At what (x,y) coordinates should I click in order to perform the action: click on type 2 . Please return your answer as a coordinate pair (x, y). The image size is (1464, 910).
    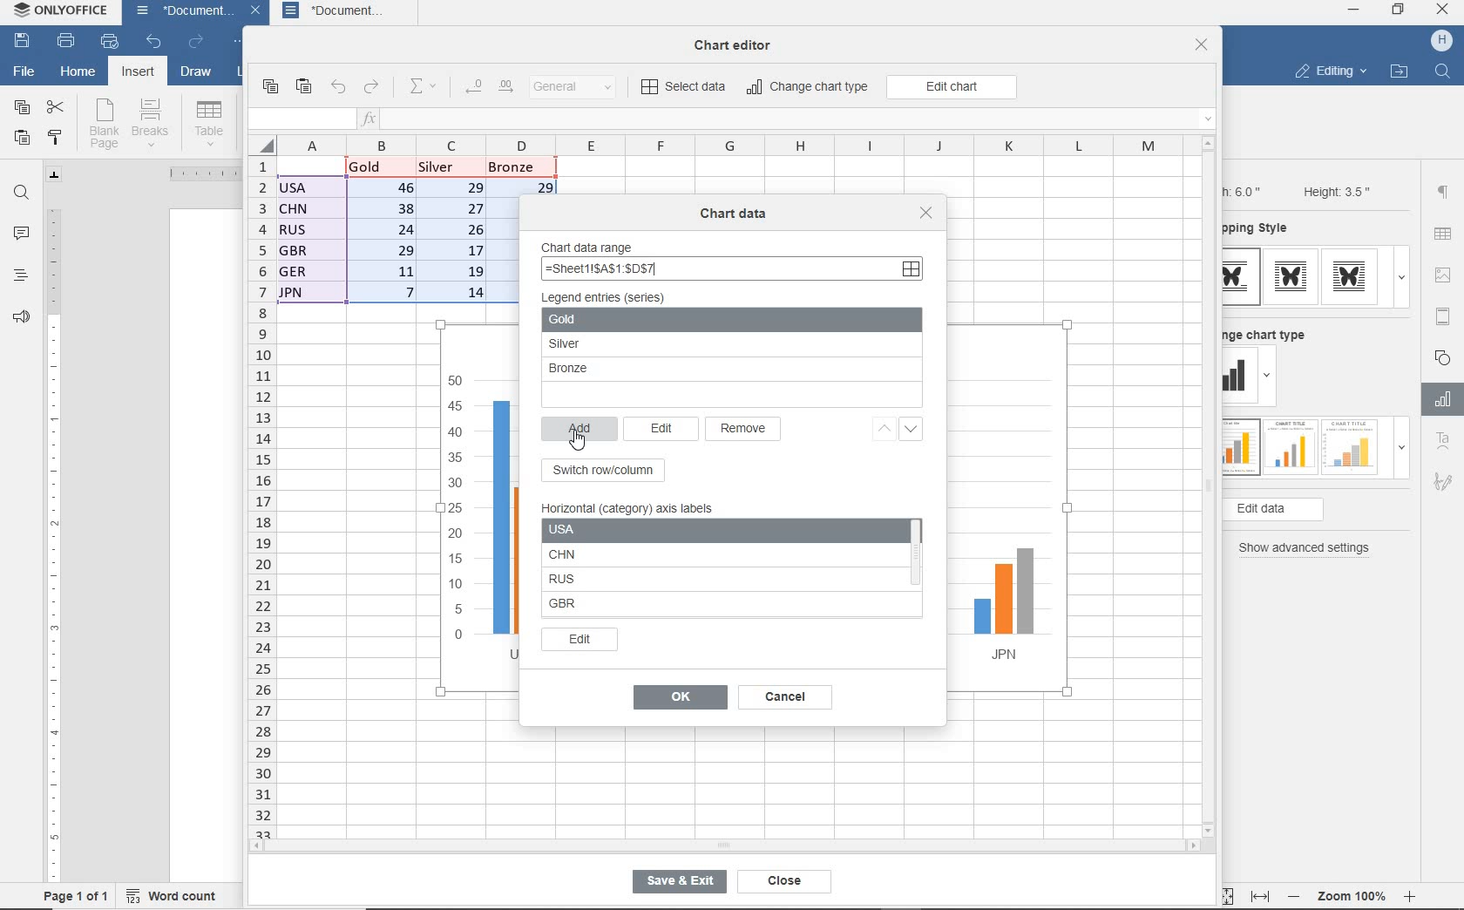
    Looking at the image, I should click on (1288, 445).